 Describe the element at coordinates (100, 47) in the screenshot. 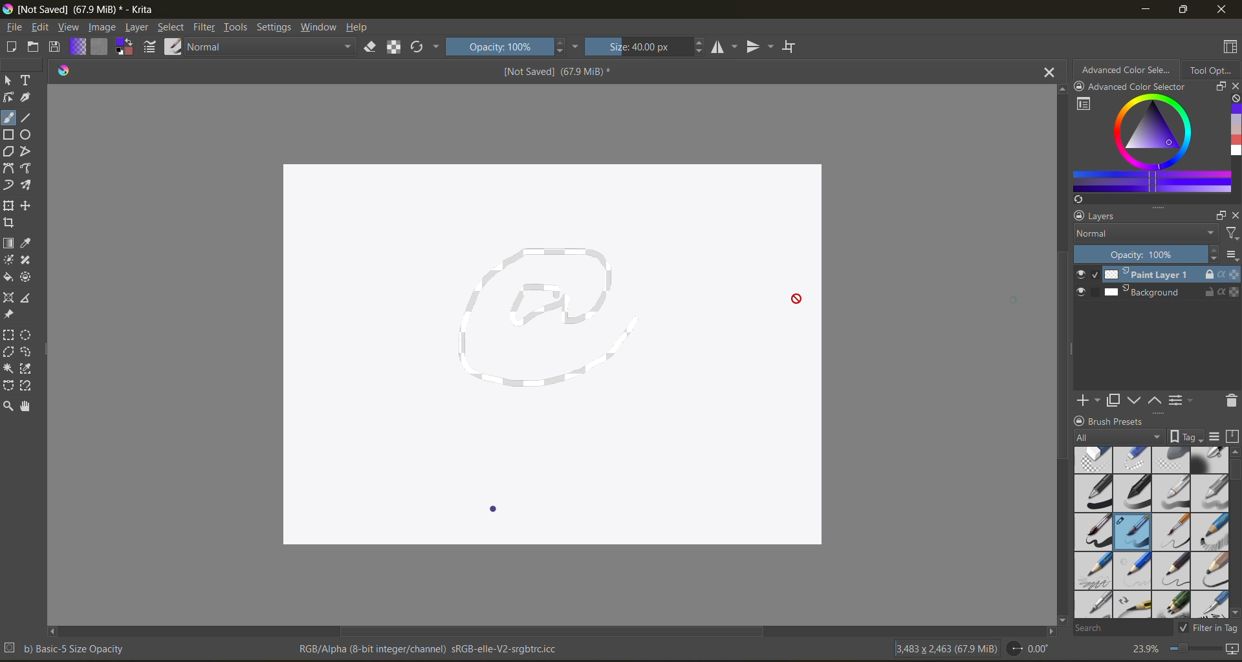

I see `fill patterns` at that location.